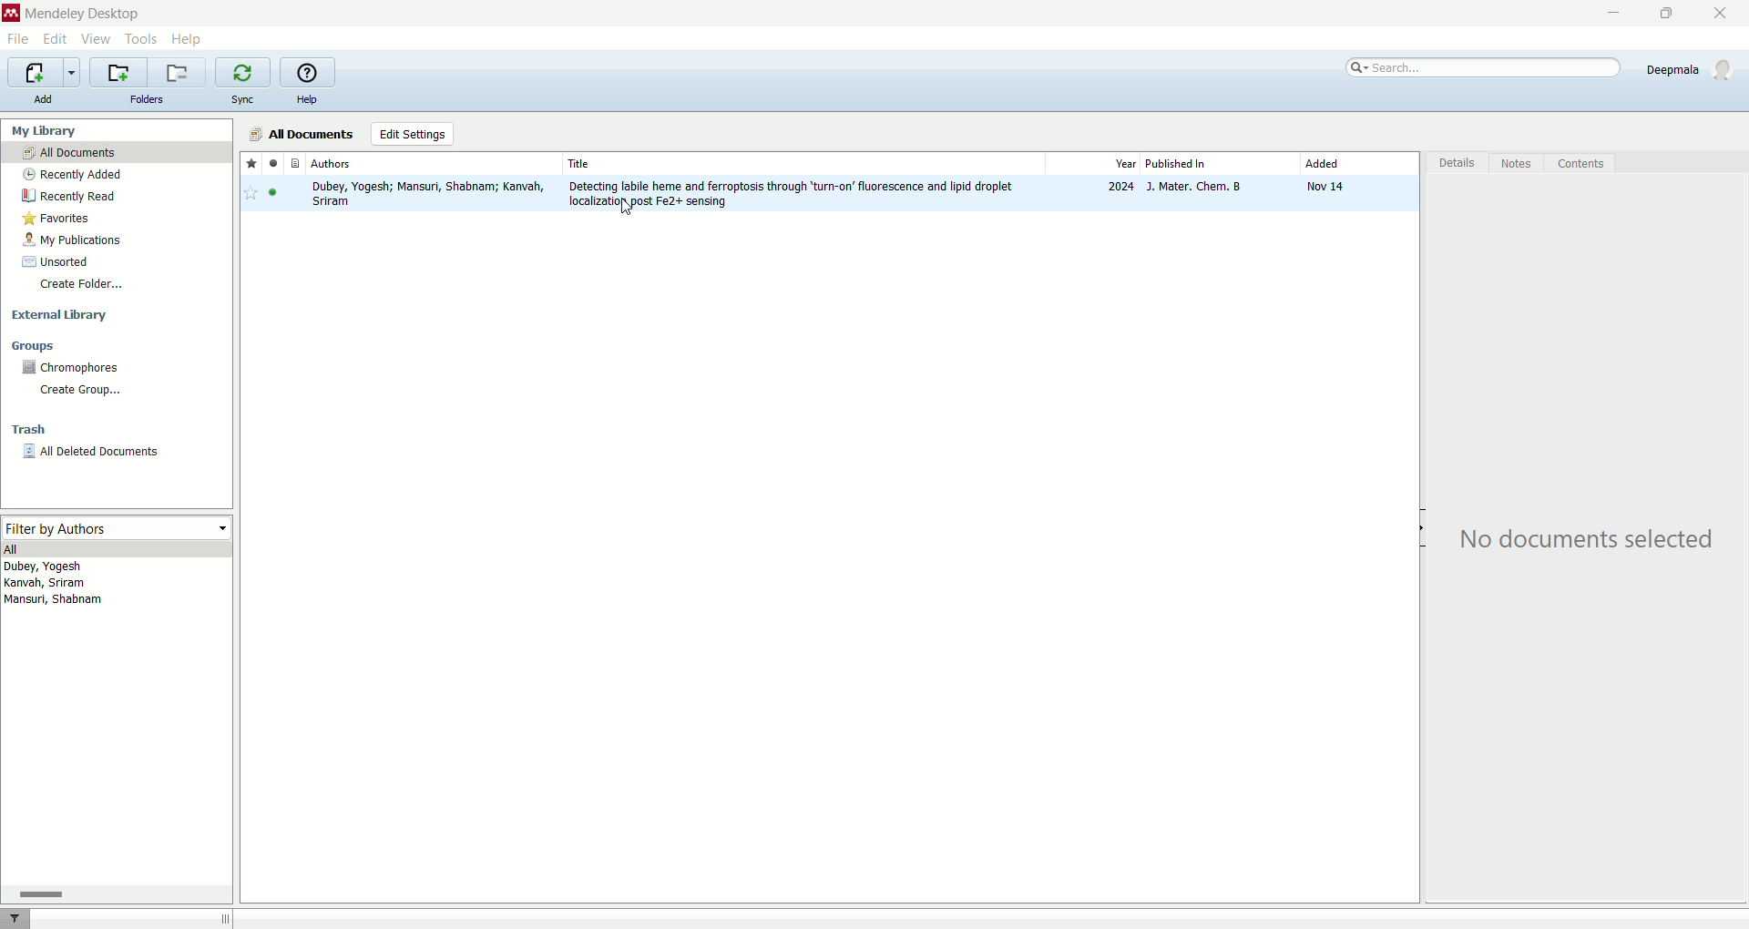 Image resolution: width=1749 pixels, height=929 pixels. Describe the element at coordinates (73, 367) in the screenshot. I see `chromophores` at that location.